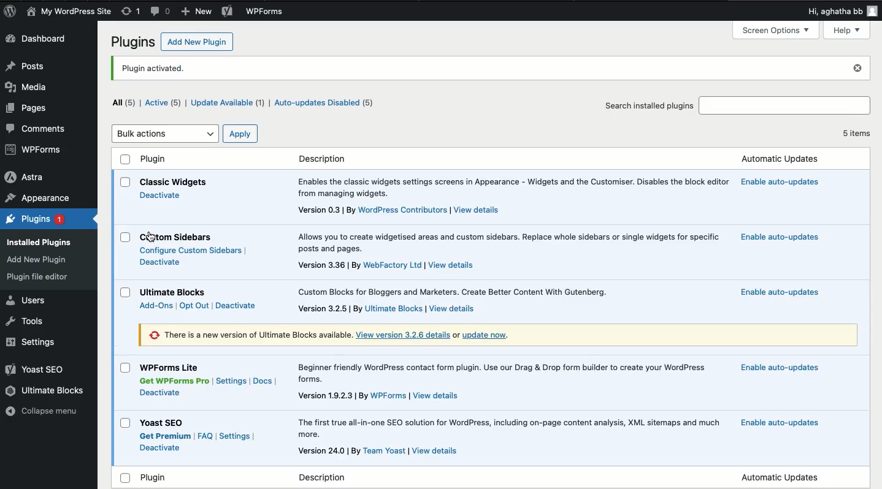 The height and width of the screenshot is (489, 882). What do you see at coordinates (161, 197) in the screenshot?
I see `deactivate` at bounding box center [161, 197].